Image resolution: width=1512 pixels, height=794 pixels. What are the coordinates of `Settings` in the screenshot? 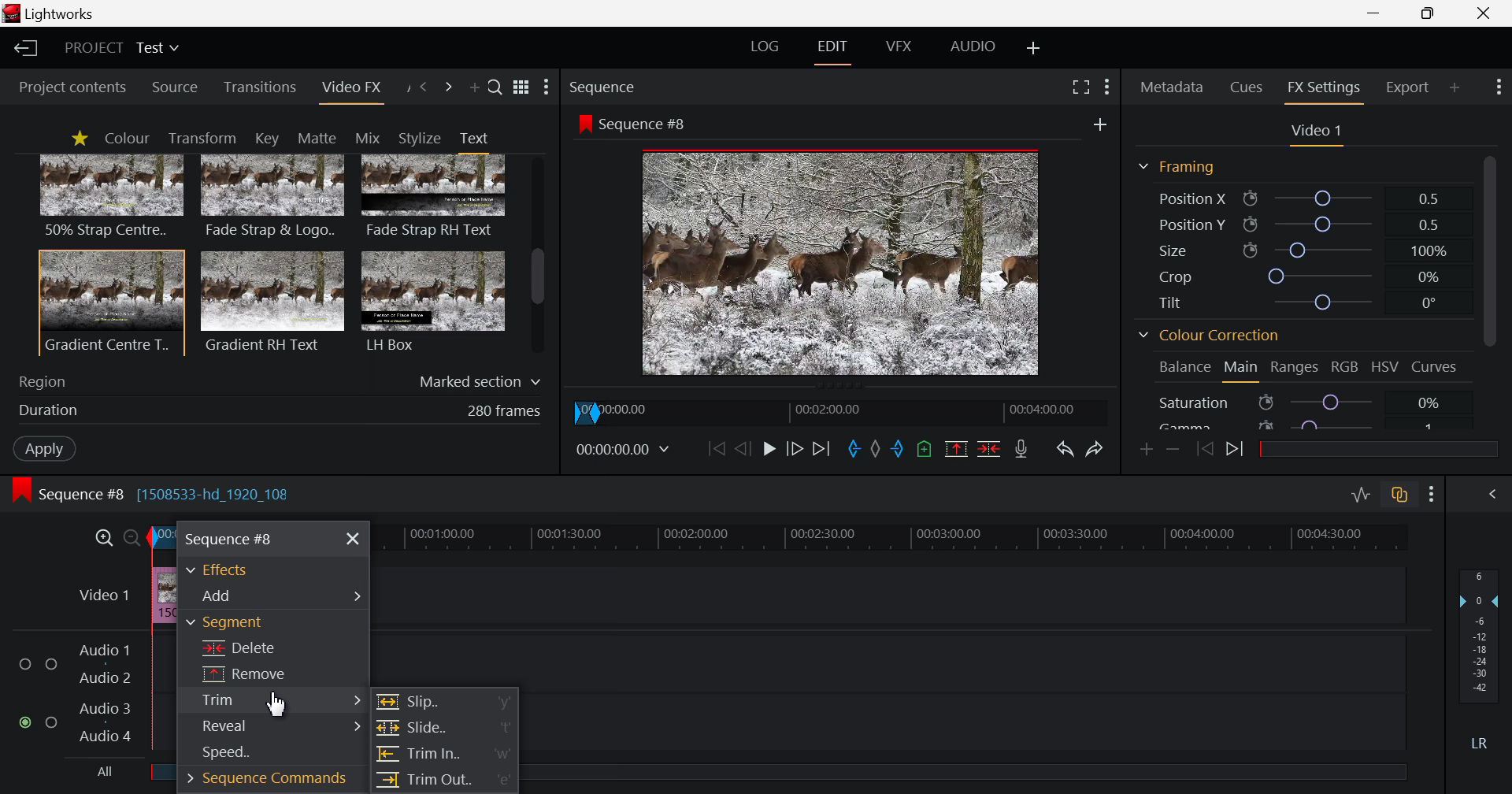 It's located at (1432, 495).